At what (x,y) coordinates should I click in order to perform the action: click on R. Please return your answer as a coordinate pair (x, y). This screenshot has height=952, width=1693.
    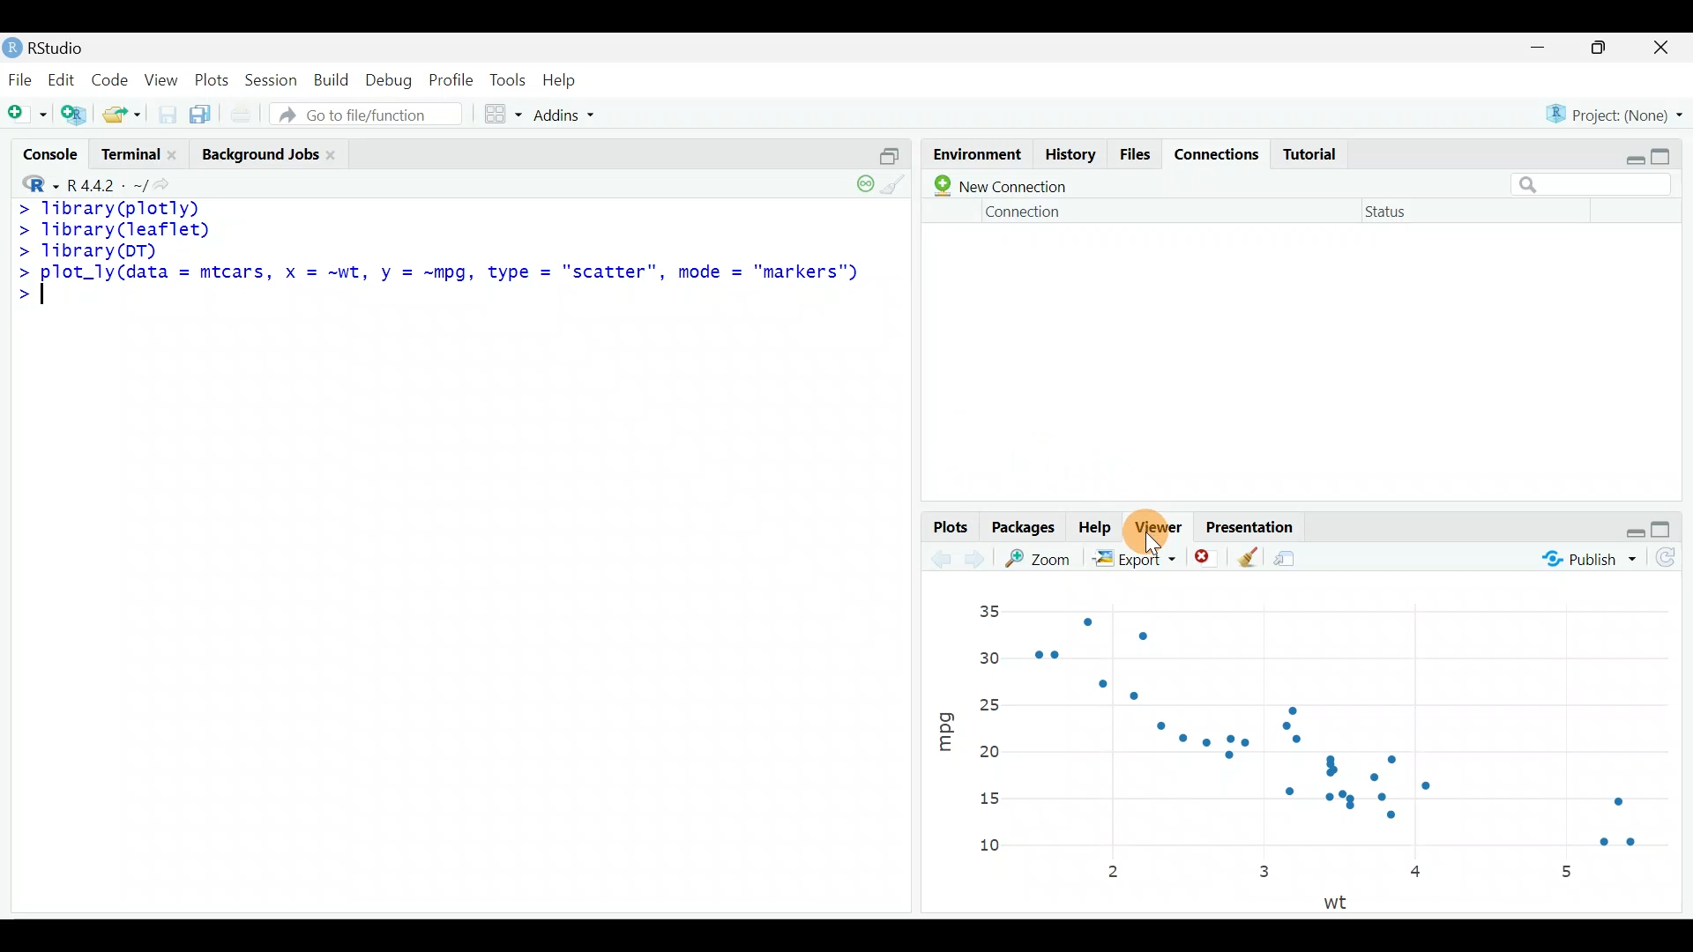
    Looking at the image, I should click on (37, 182).